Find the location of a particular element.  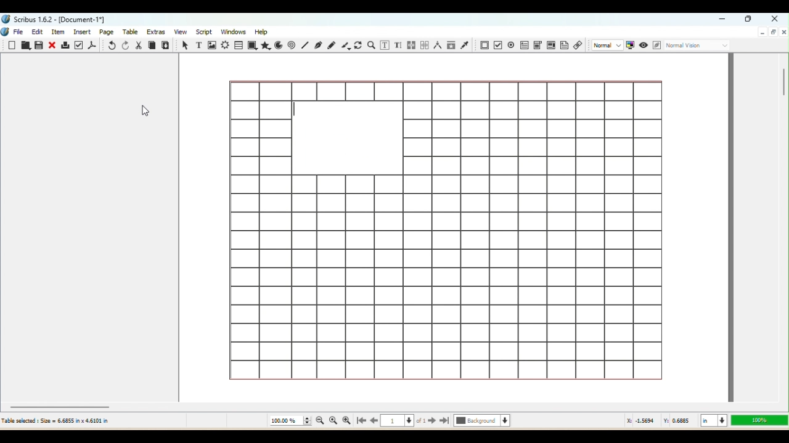

File is located at coordinates (20, 31).